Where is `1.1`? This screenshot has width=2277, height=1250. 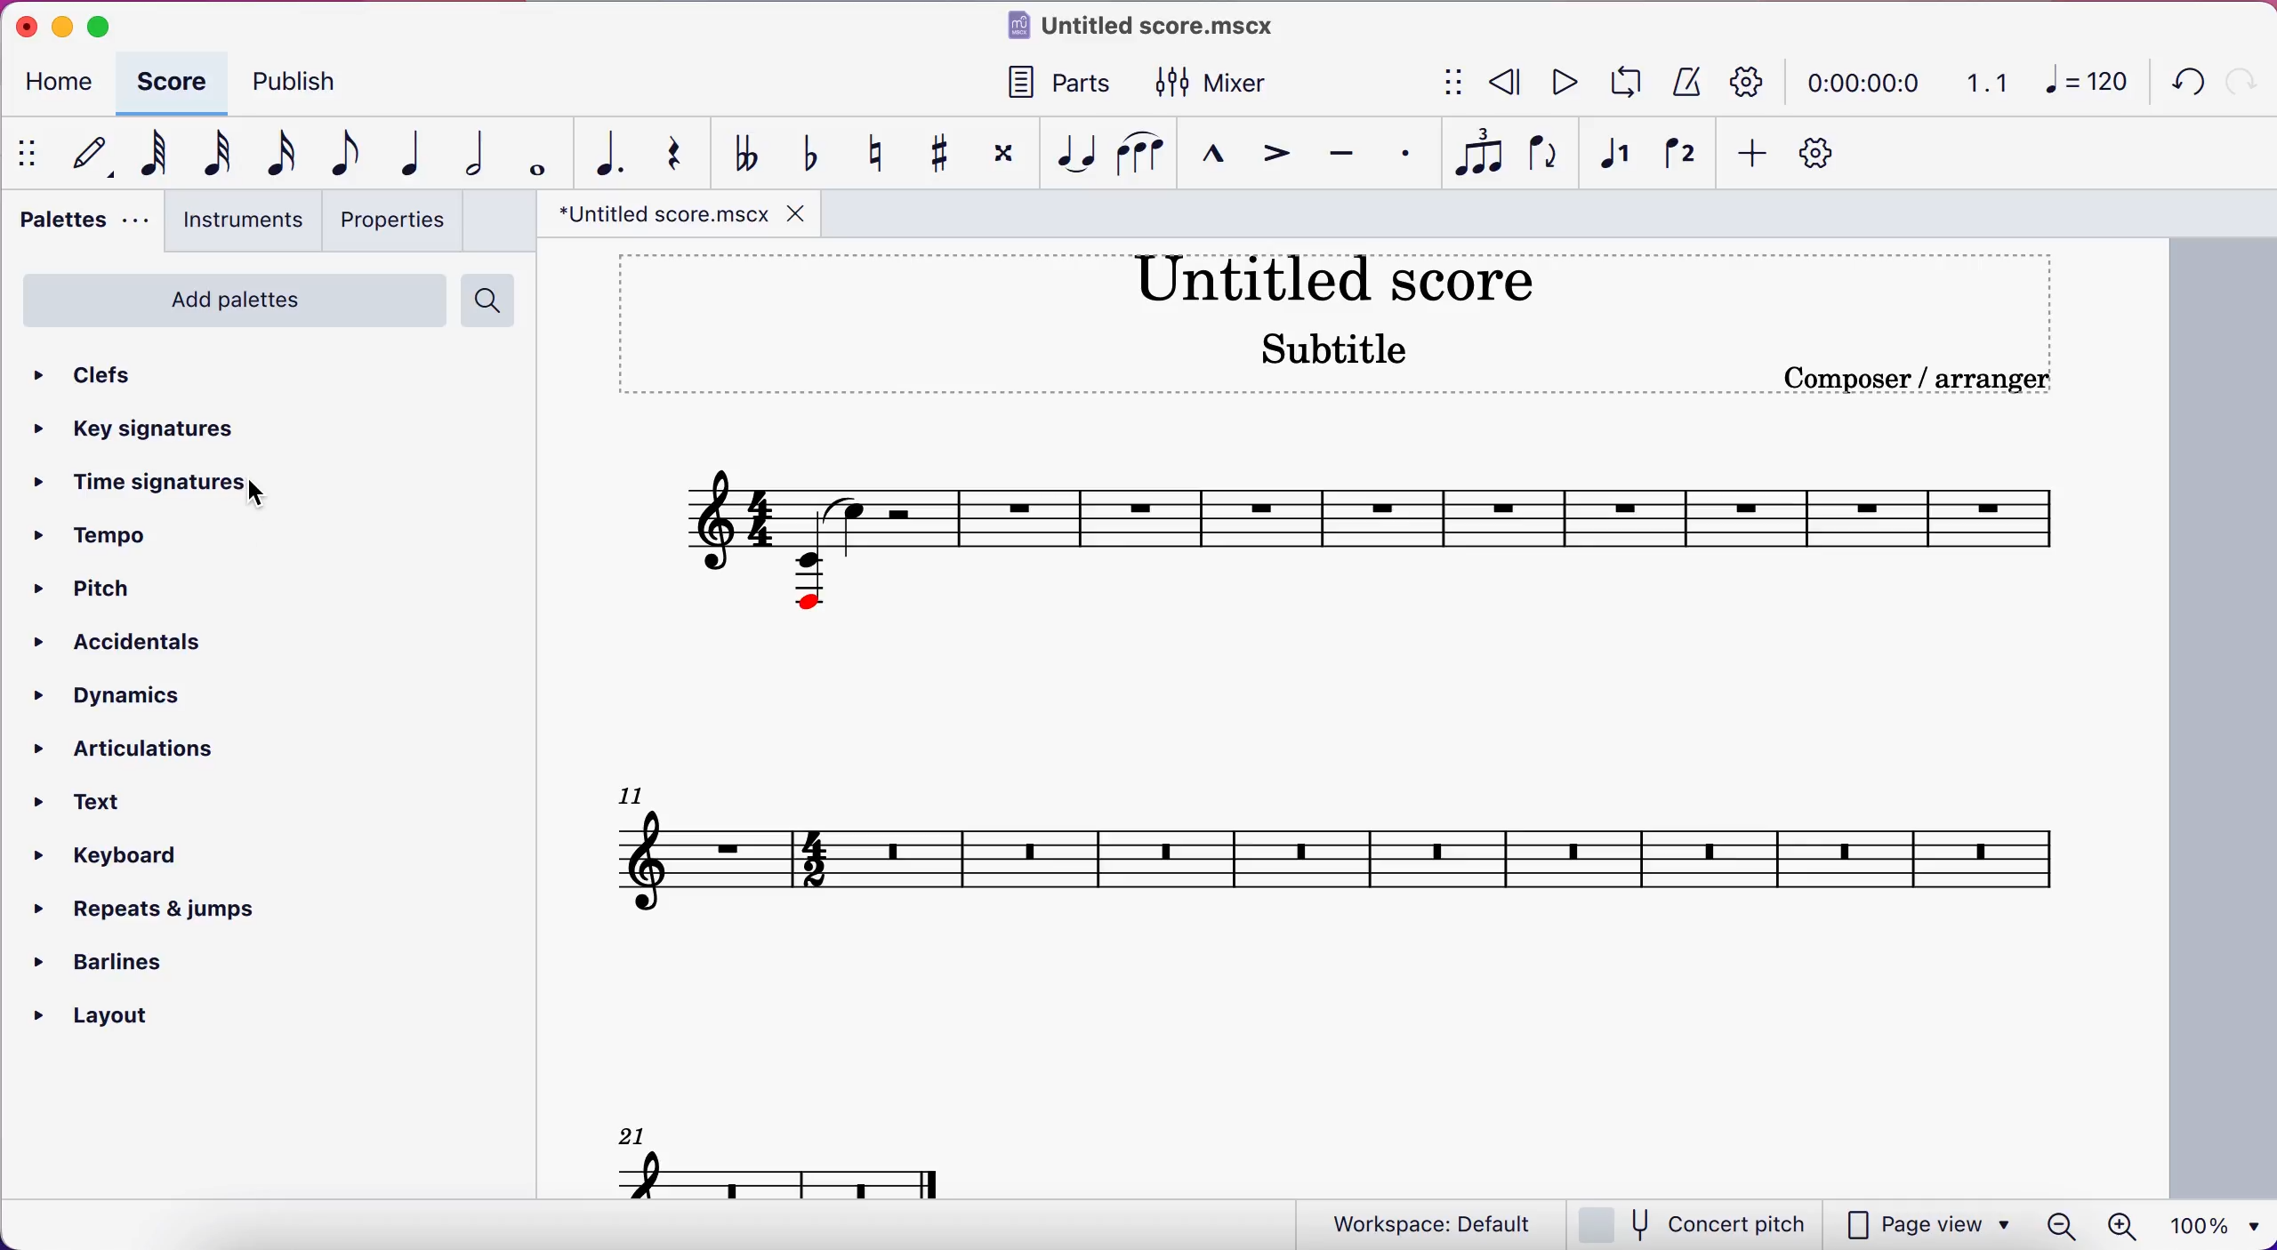 1.1 is located at coordinates (1981, 84).